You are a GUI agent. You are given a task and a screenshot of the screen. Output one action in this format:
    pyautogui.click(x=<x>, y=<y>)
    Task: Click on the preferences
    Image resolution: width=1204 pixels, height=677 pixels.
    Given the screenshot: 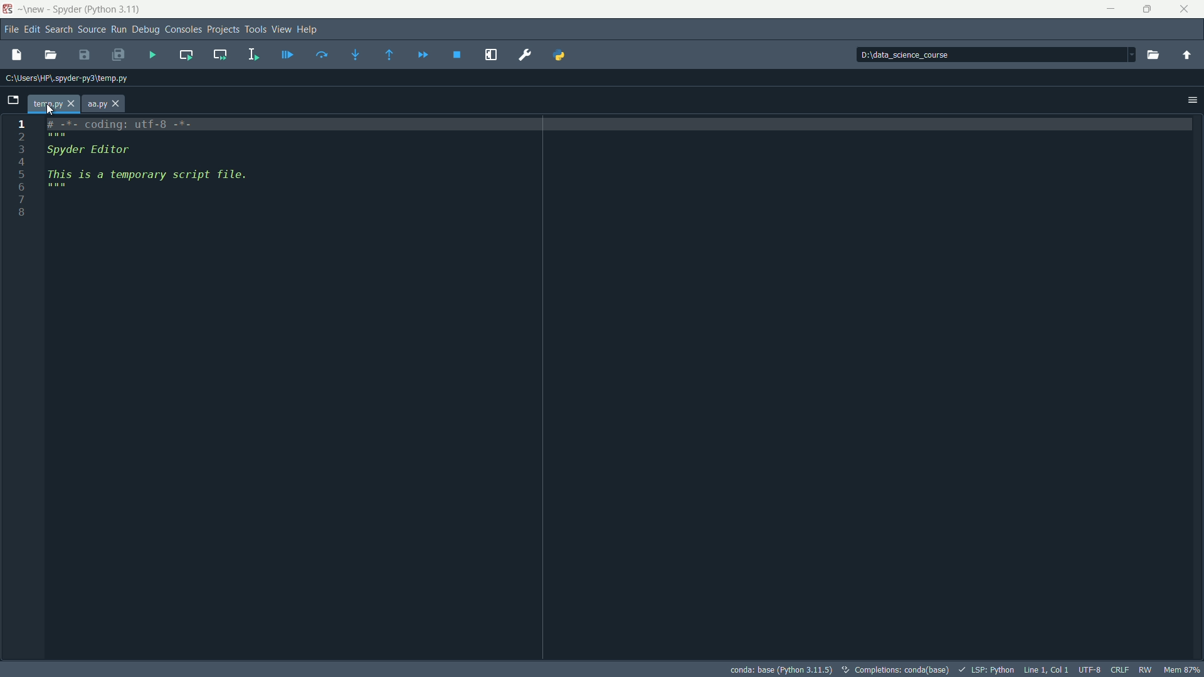 What is the action you would take?
    pyautogui.click(x=524, y=55)
    